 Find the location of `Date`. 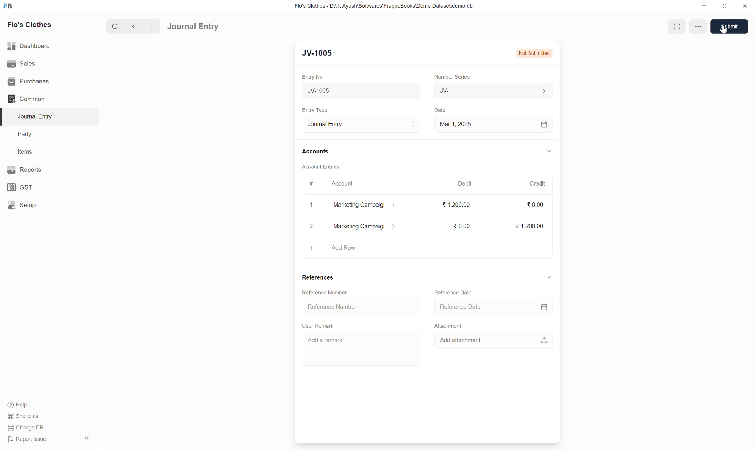

Date is located at coordinates (442, 110).